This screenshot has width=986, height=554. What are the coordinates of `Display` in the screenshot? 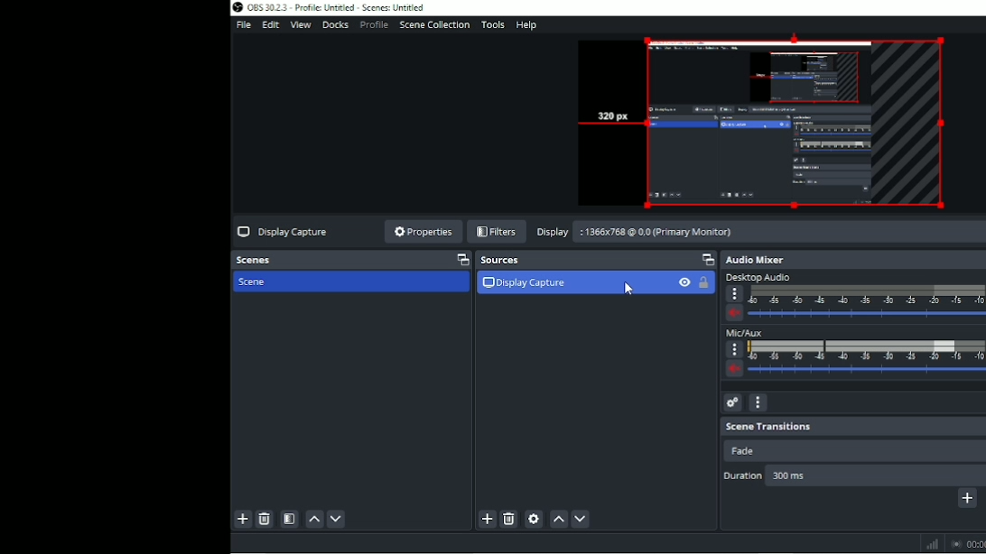 It's located at (757, 233).